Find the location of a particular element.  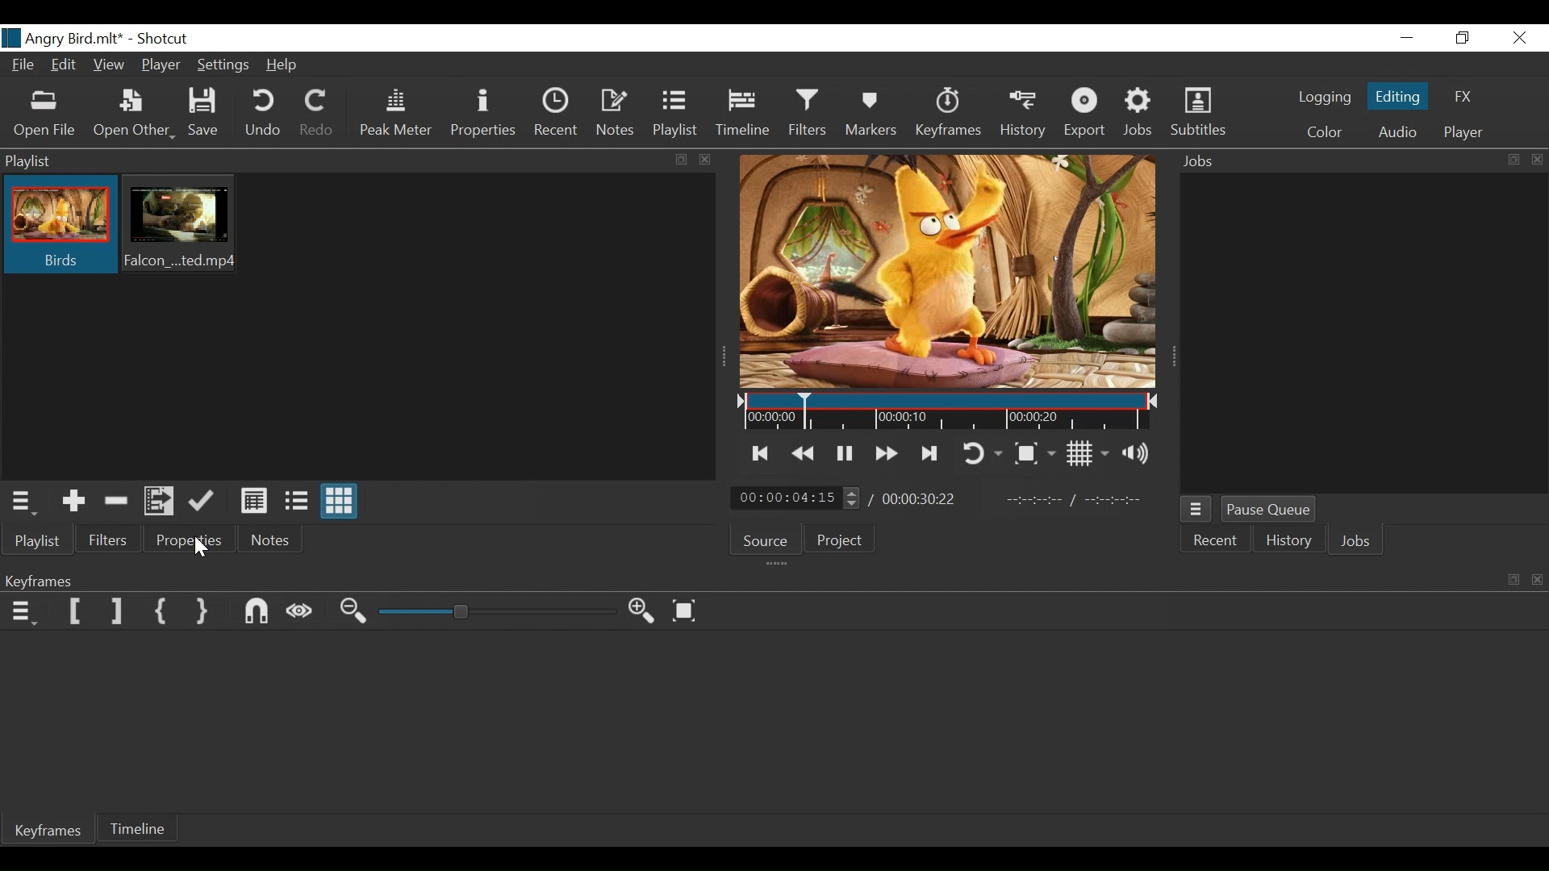

In point is located at coordinates (1074, 500).